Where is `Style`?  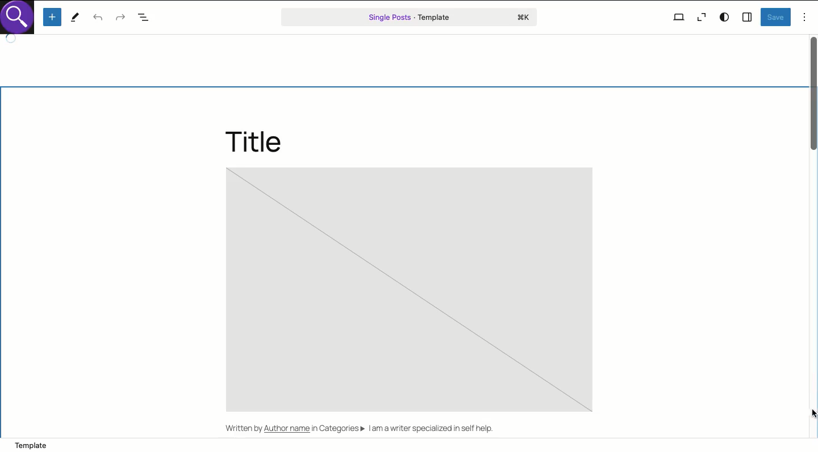 Style is located at coordinates (725, 17).